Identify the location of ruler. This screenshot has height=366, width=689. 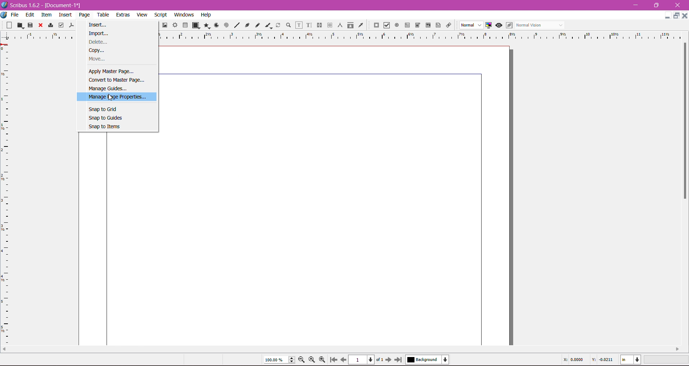
(37, 36).